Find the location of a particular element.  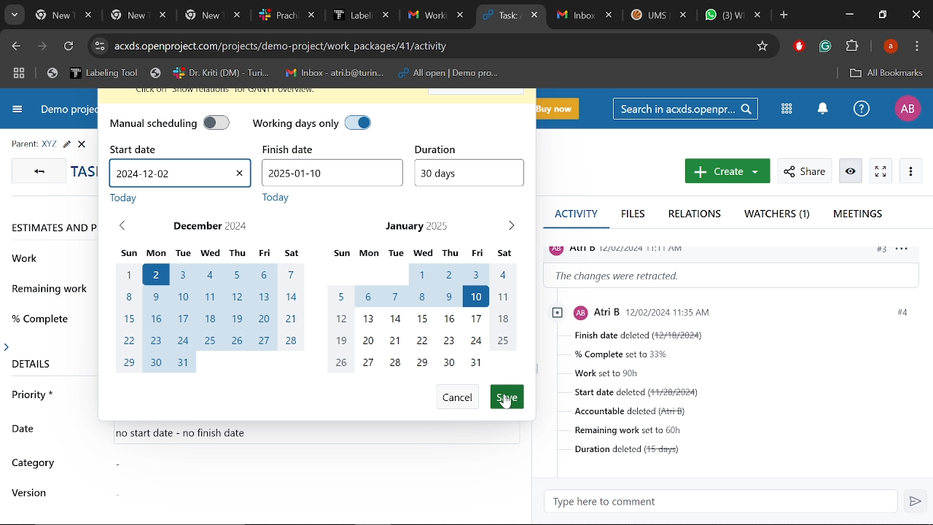

Minimize is located at coordinates (849, 14).